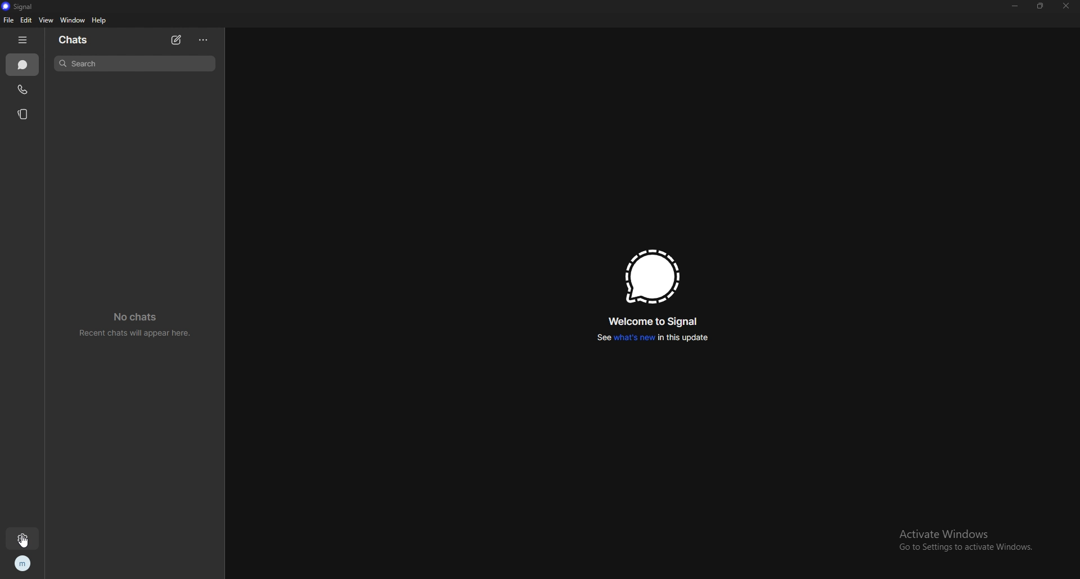  Describe the element at coordinates (100, 21) in the screenshot. I see `help` at that location.